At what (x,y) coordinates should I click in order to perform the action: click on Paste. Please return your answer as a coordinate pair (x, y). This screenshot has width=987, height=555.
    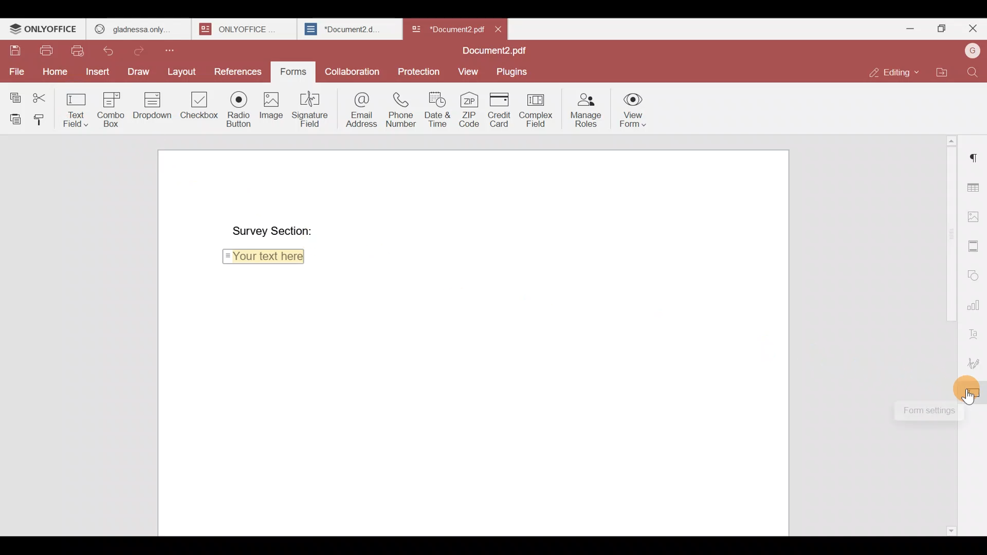
    Looking at the image, I should click on (12, 117).